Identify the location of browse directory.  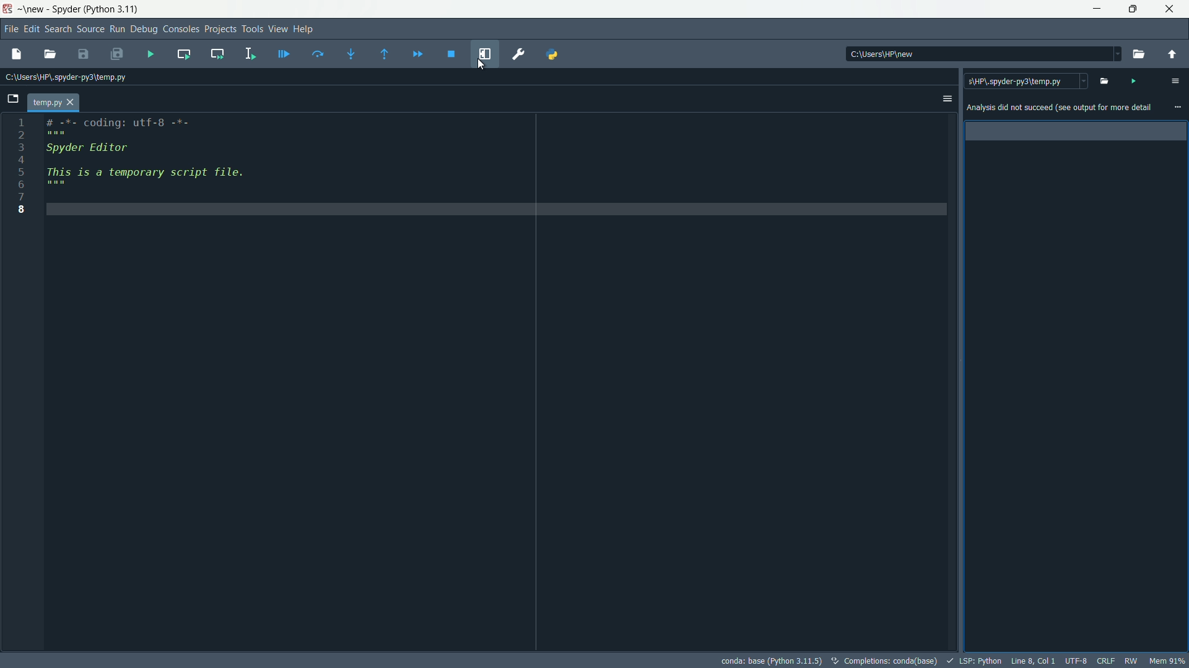
(1139, 55).